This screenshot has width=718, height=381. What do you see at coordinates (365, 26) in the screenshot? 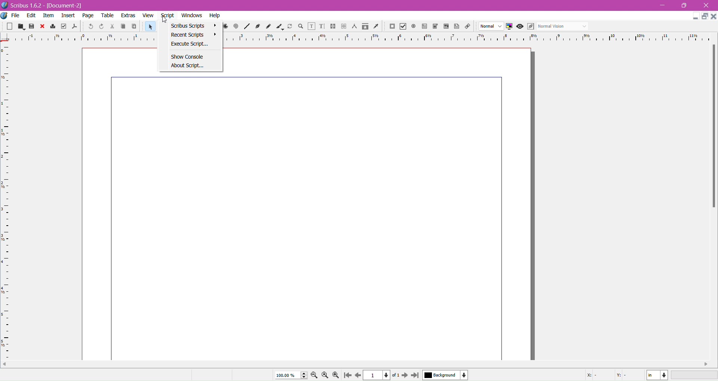
I see `Copy Item Properties` at bounding box center [365, 26].